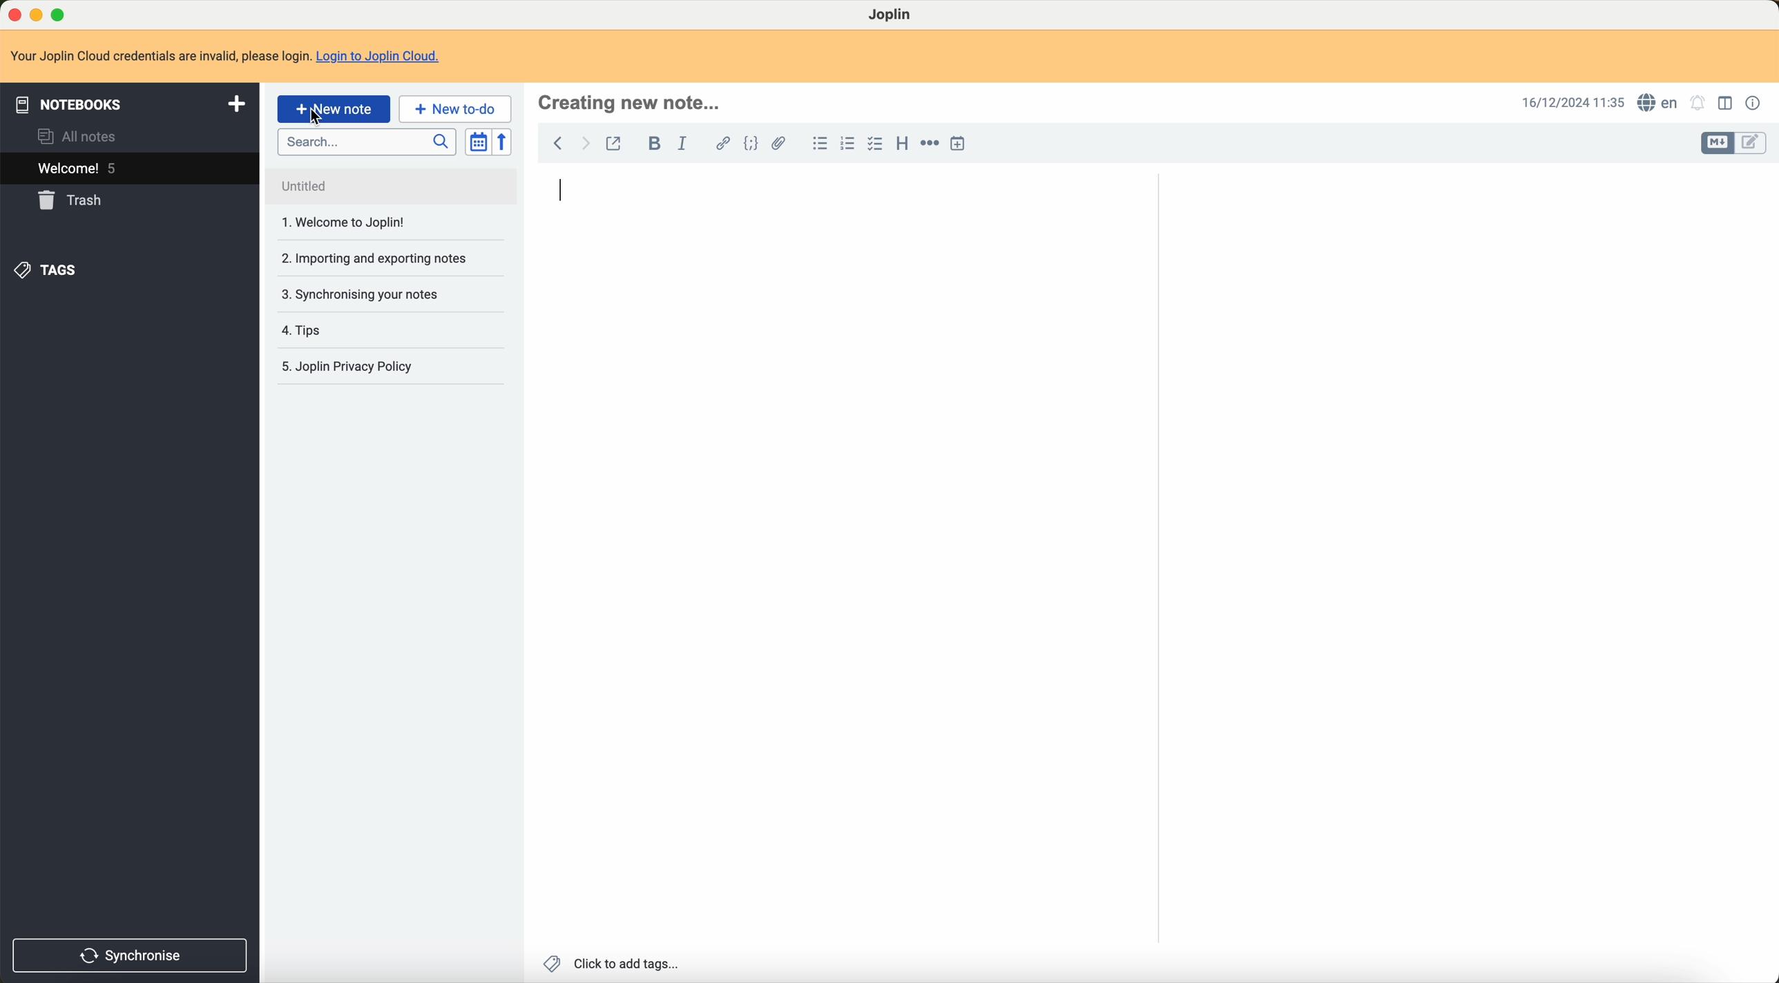  I want to click on Your Joplin Cloud credentials are invalid, please login., so click(159, 55).